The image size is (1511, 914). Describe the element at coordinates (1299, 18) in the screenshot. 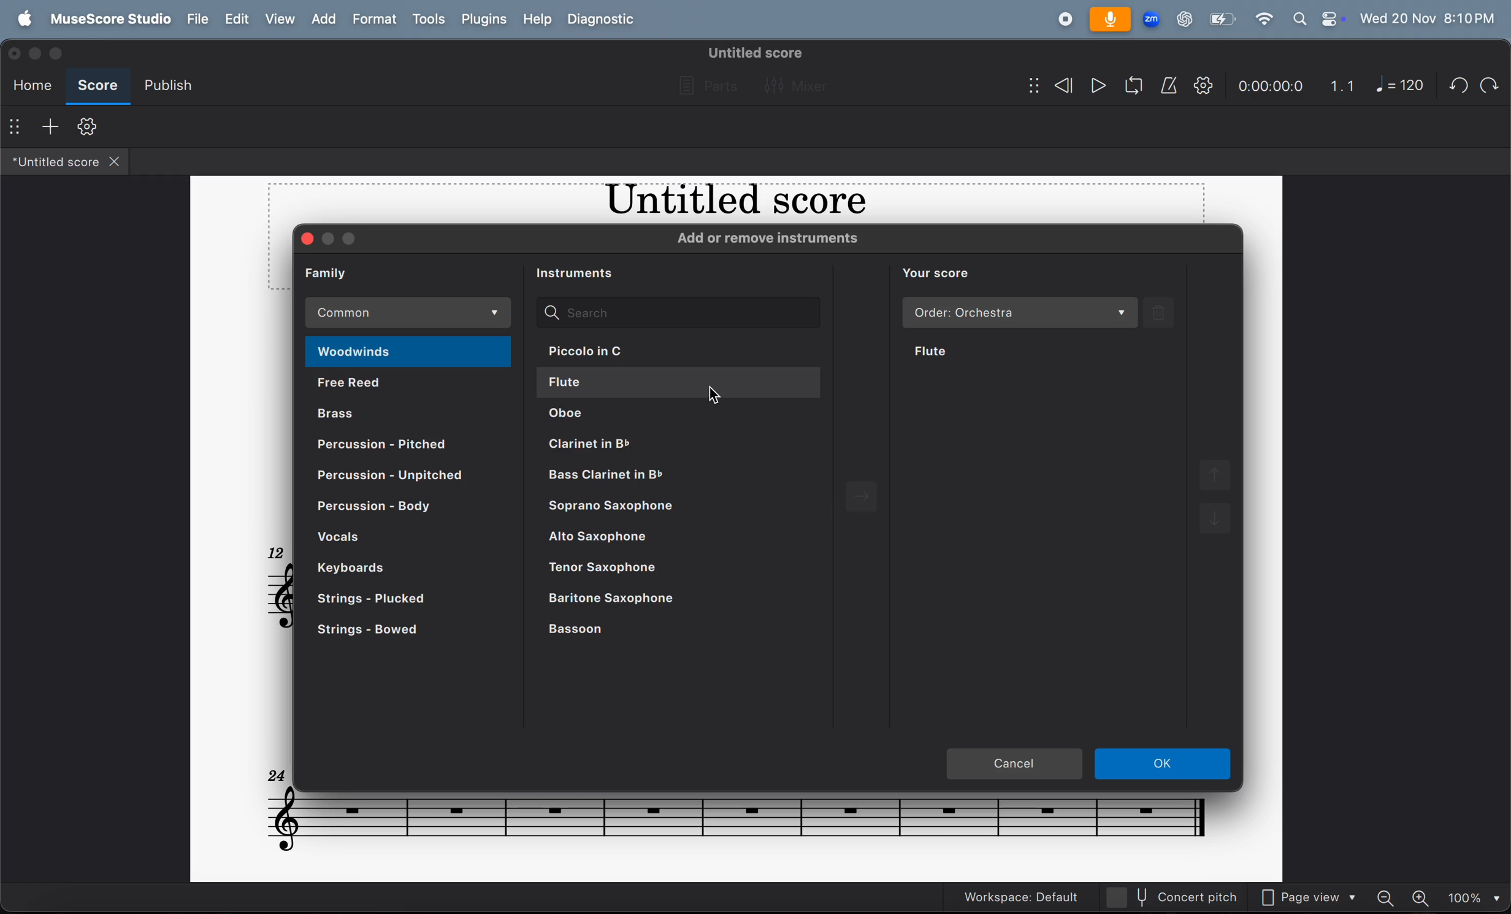

I see `search` at that location.